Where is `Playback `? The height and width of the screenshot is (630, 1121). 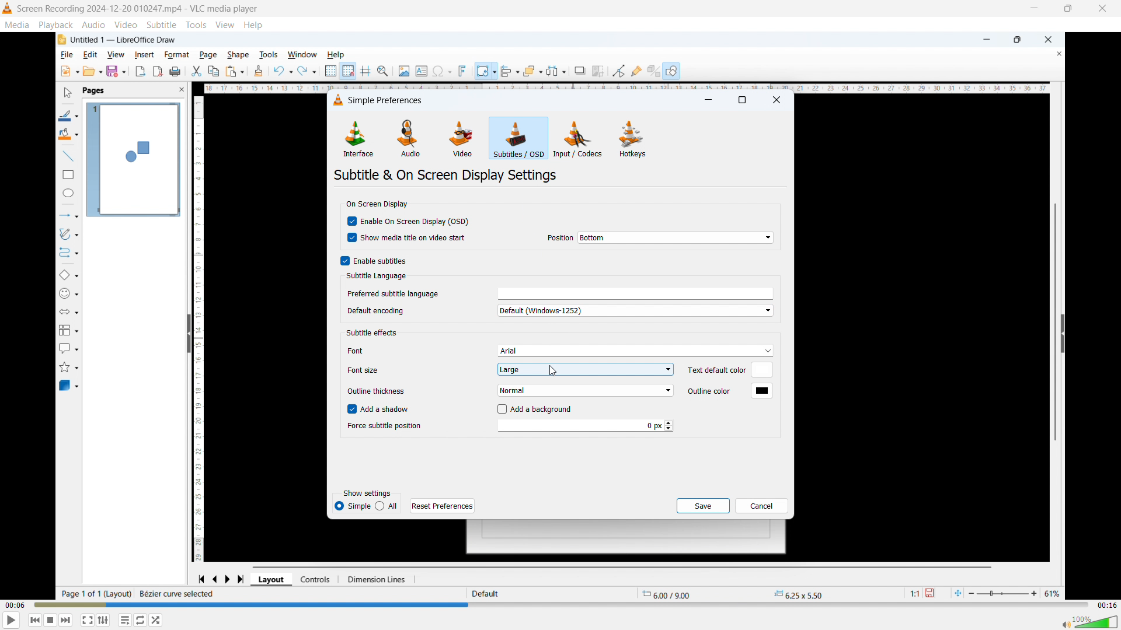 Playback  is located at coordinates (57, 25).